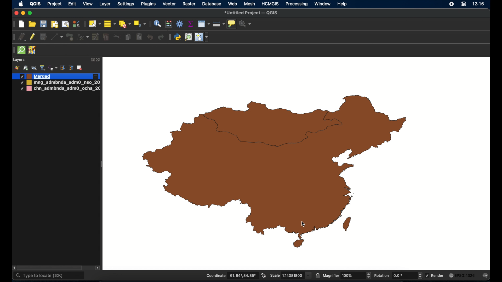  What do you see at coordinates (110, 24) in the screenshot?
I see `select all features` at bounding box center [110, 24].